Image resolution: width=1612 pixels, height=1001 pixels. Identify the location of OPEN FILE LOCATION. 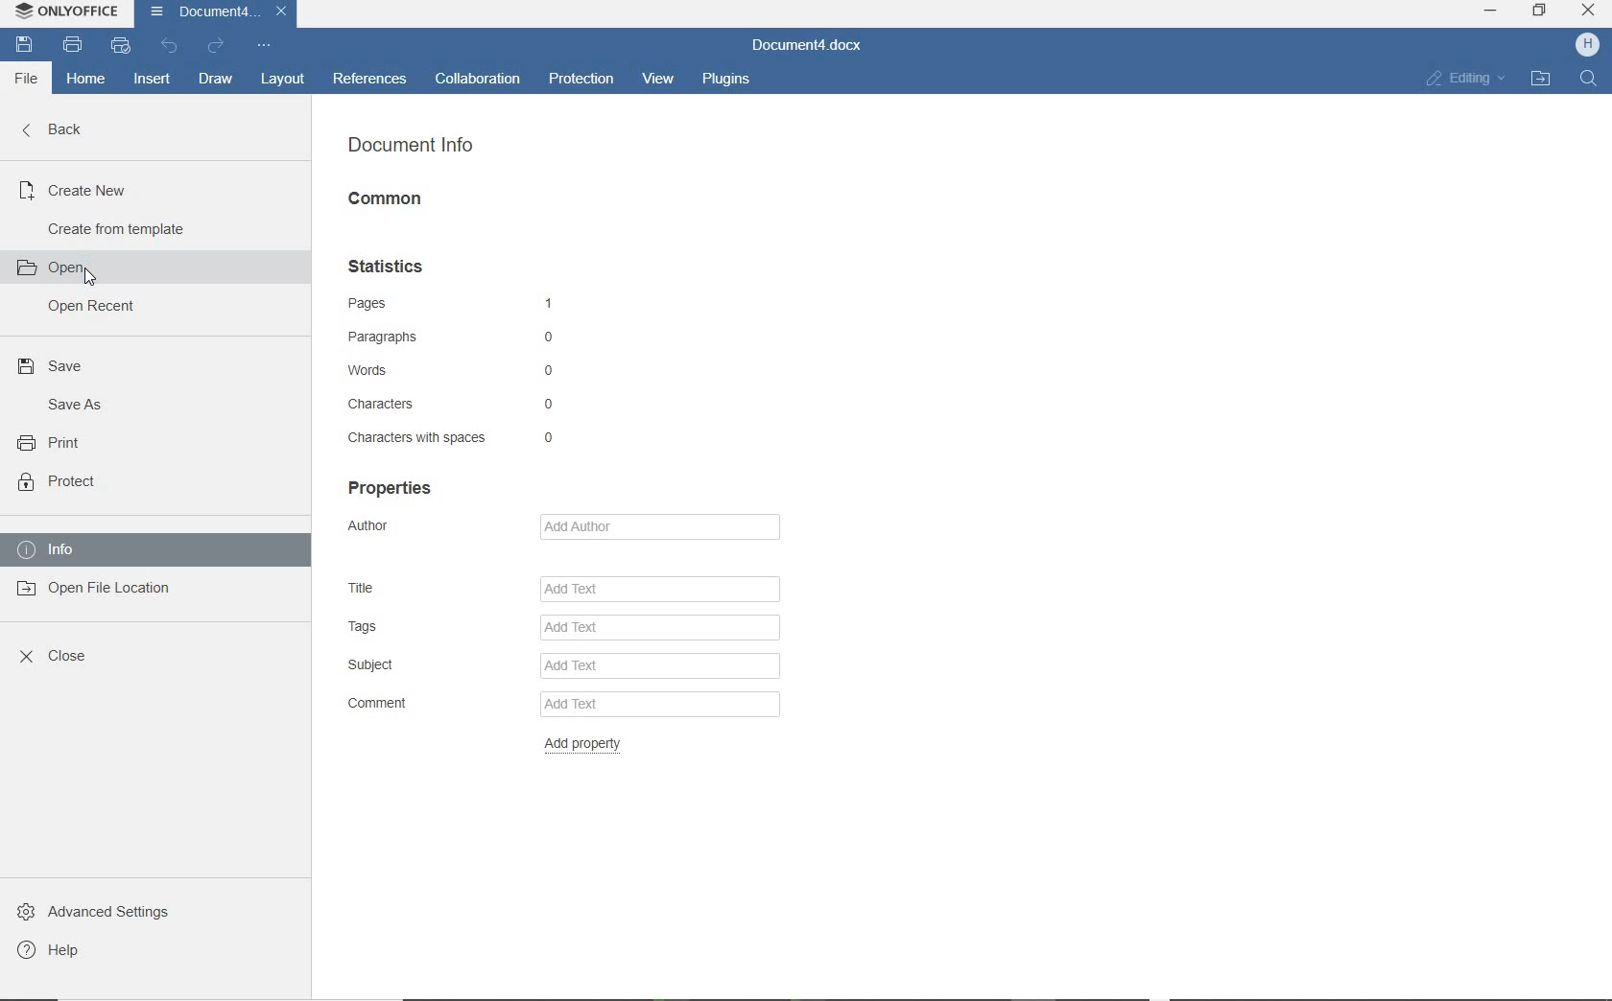
(1542, 78).